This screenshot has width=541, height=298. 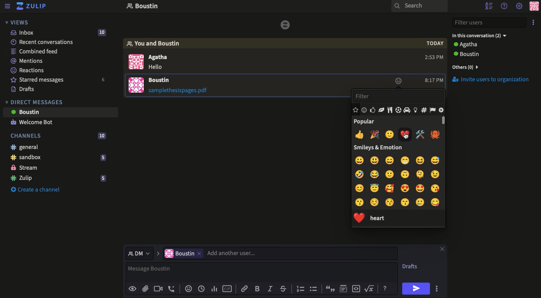 What do you see at coordinates (18, 22) in the screenshot?
I see `Views` at bounding box center [18, 22].